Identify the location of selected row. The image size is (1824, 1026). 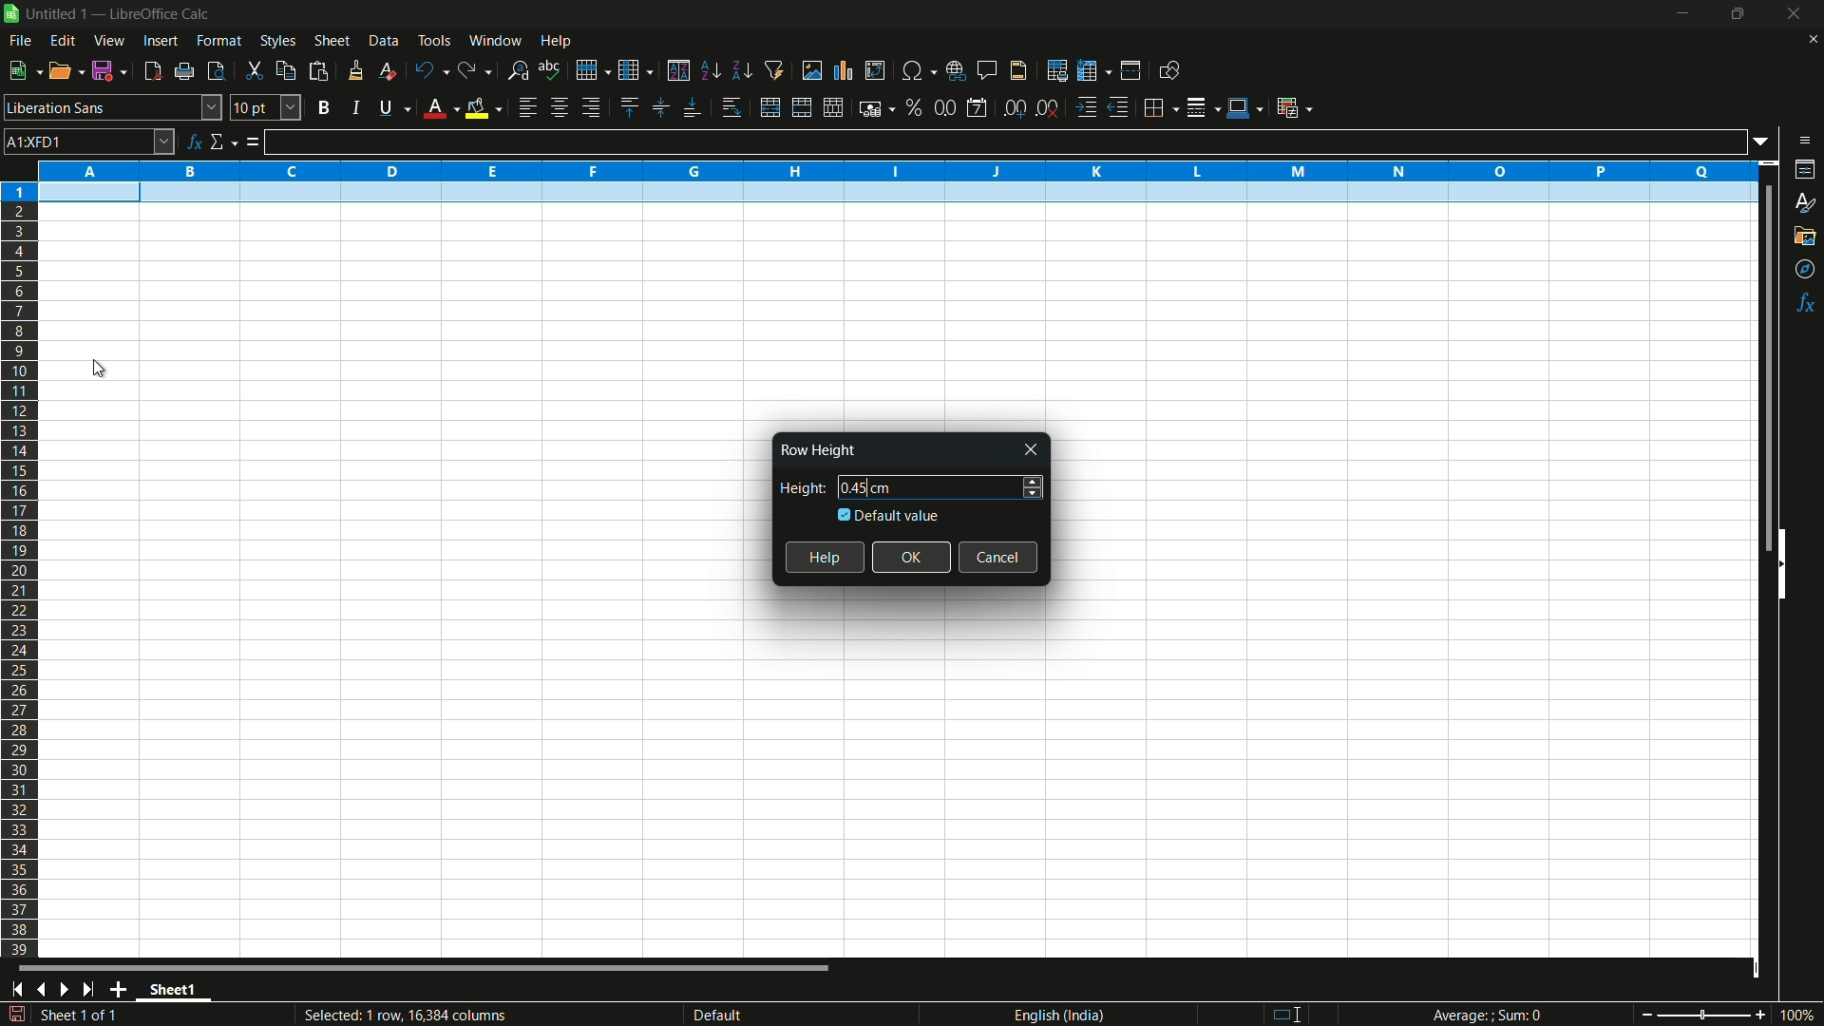
(891, 194).